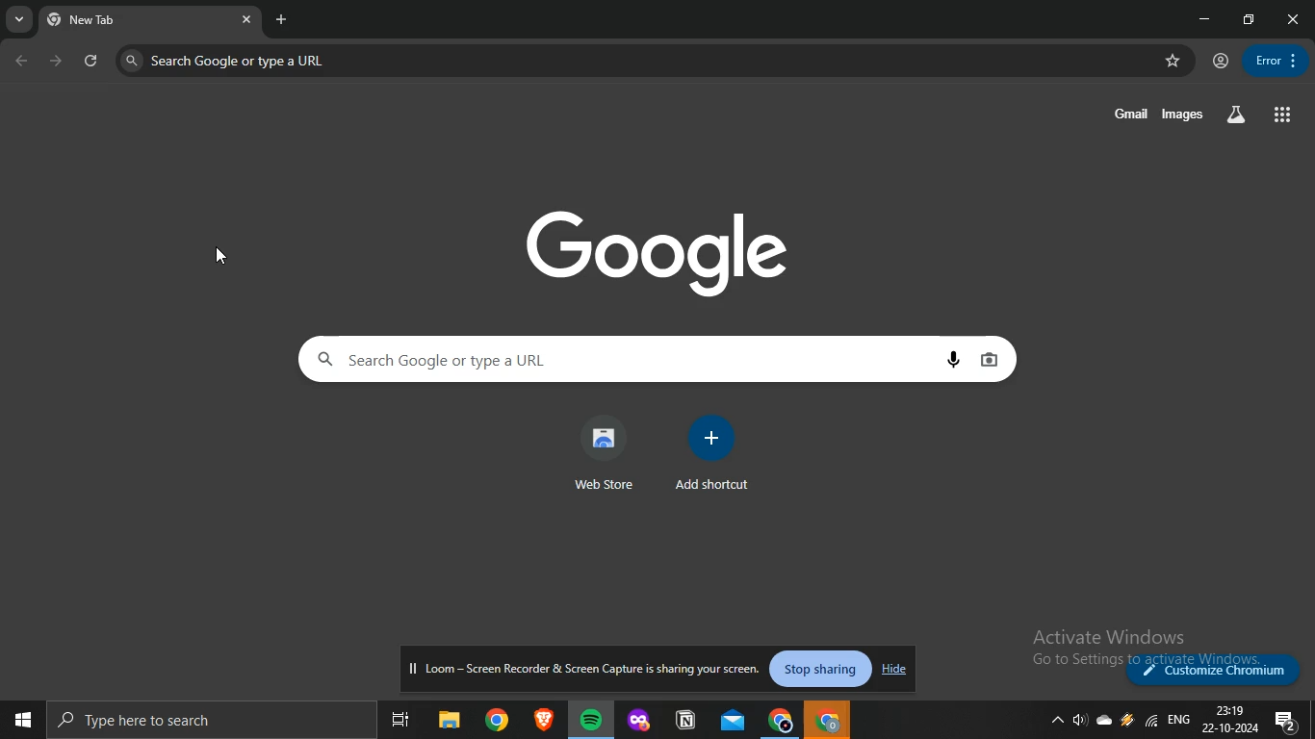 This screenshot has width=1315, height=739. What do you see at coordinates (823, 671) in the screenshot?
I see `Stop sharing` at bounding box center [823, 671].